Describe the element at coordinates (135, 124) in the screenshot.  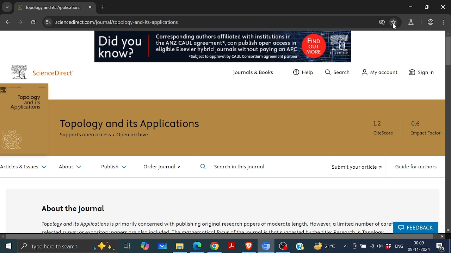
I see `Topology and its Applications` at that location.